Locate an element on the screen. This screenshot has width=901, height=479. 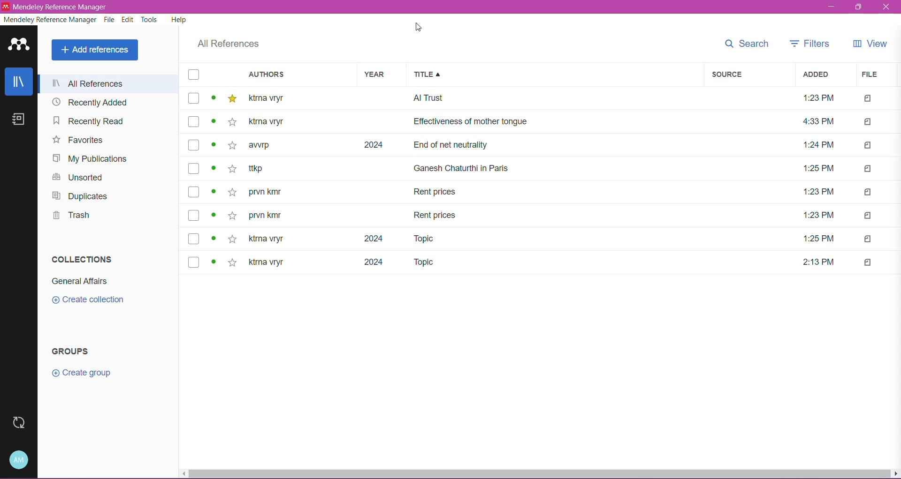
Collection Name is located at coordinates (76, 281).